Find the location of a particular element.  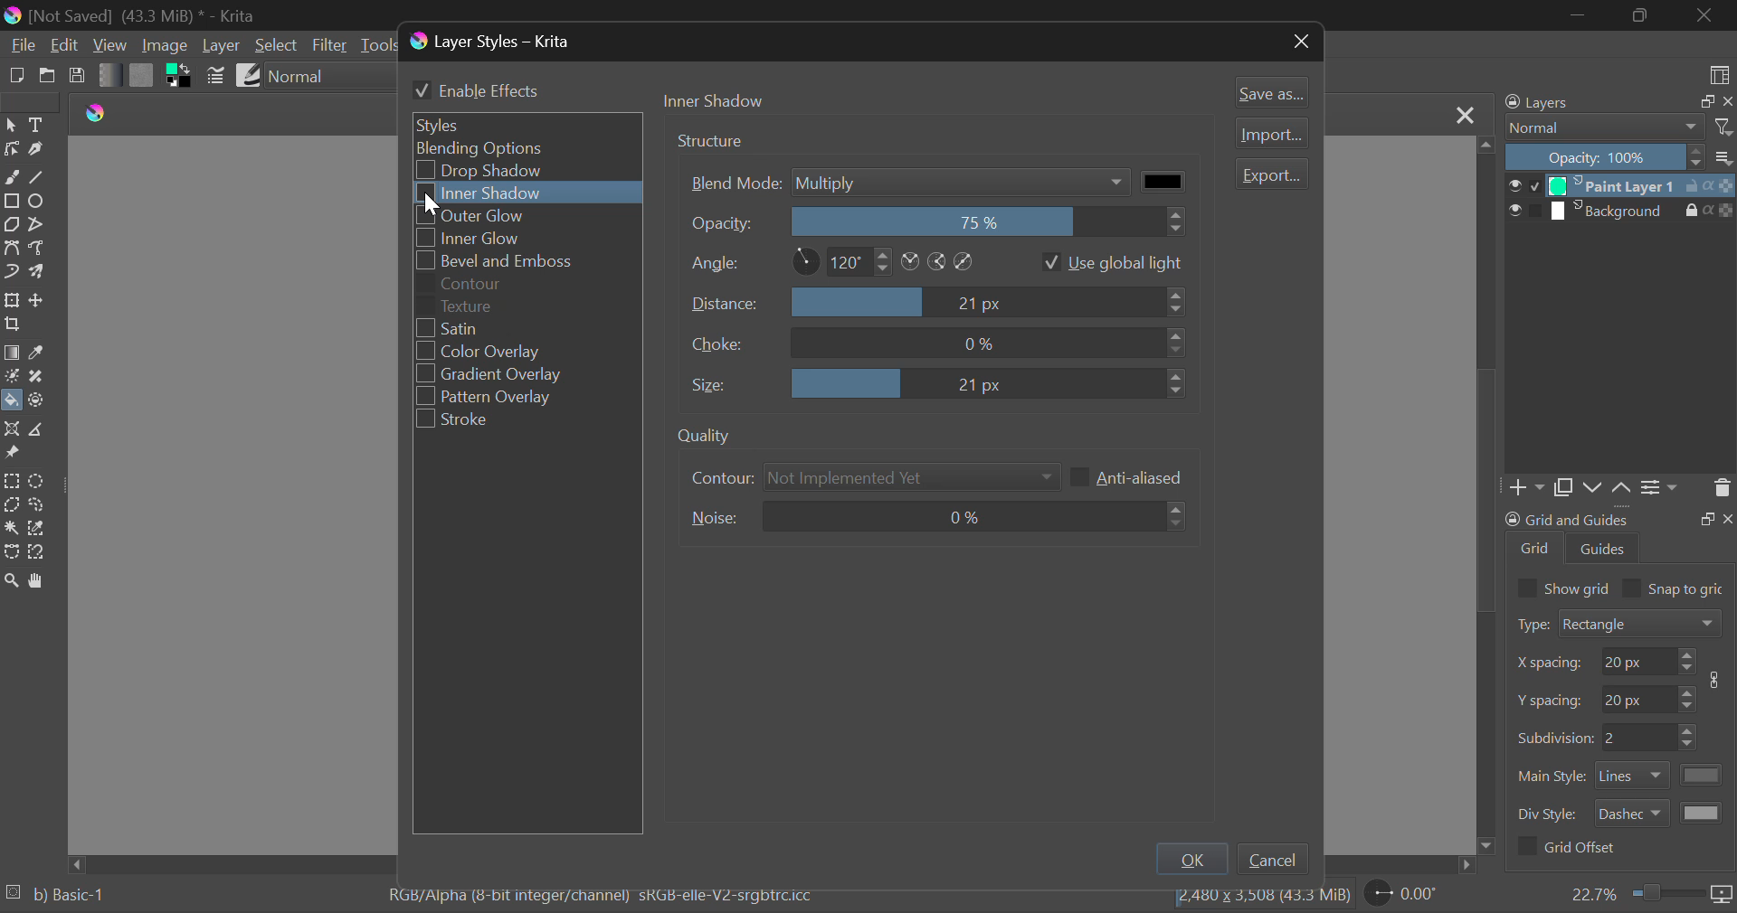

Colors in Use is located at coordinates (181, 79).